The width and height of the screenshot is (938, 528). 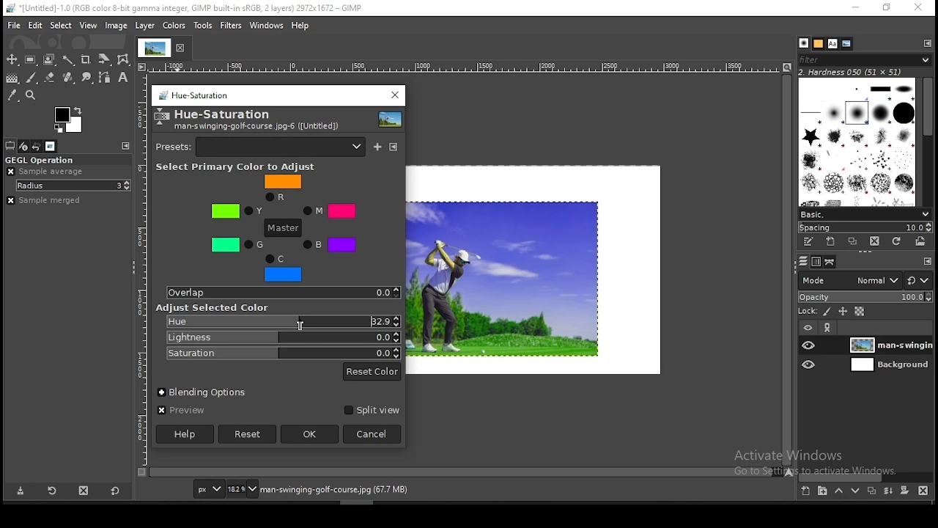 What do you see at coordinates (126, 146) in the screenshot?
I see `configure this tab` at bounding box center [126, 146].